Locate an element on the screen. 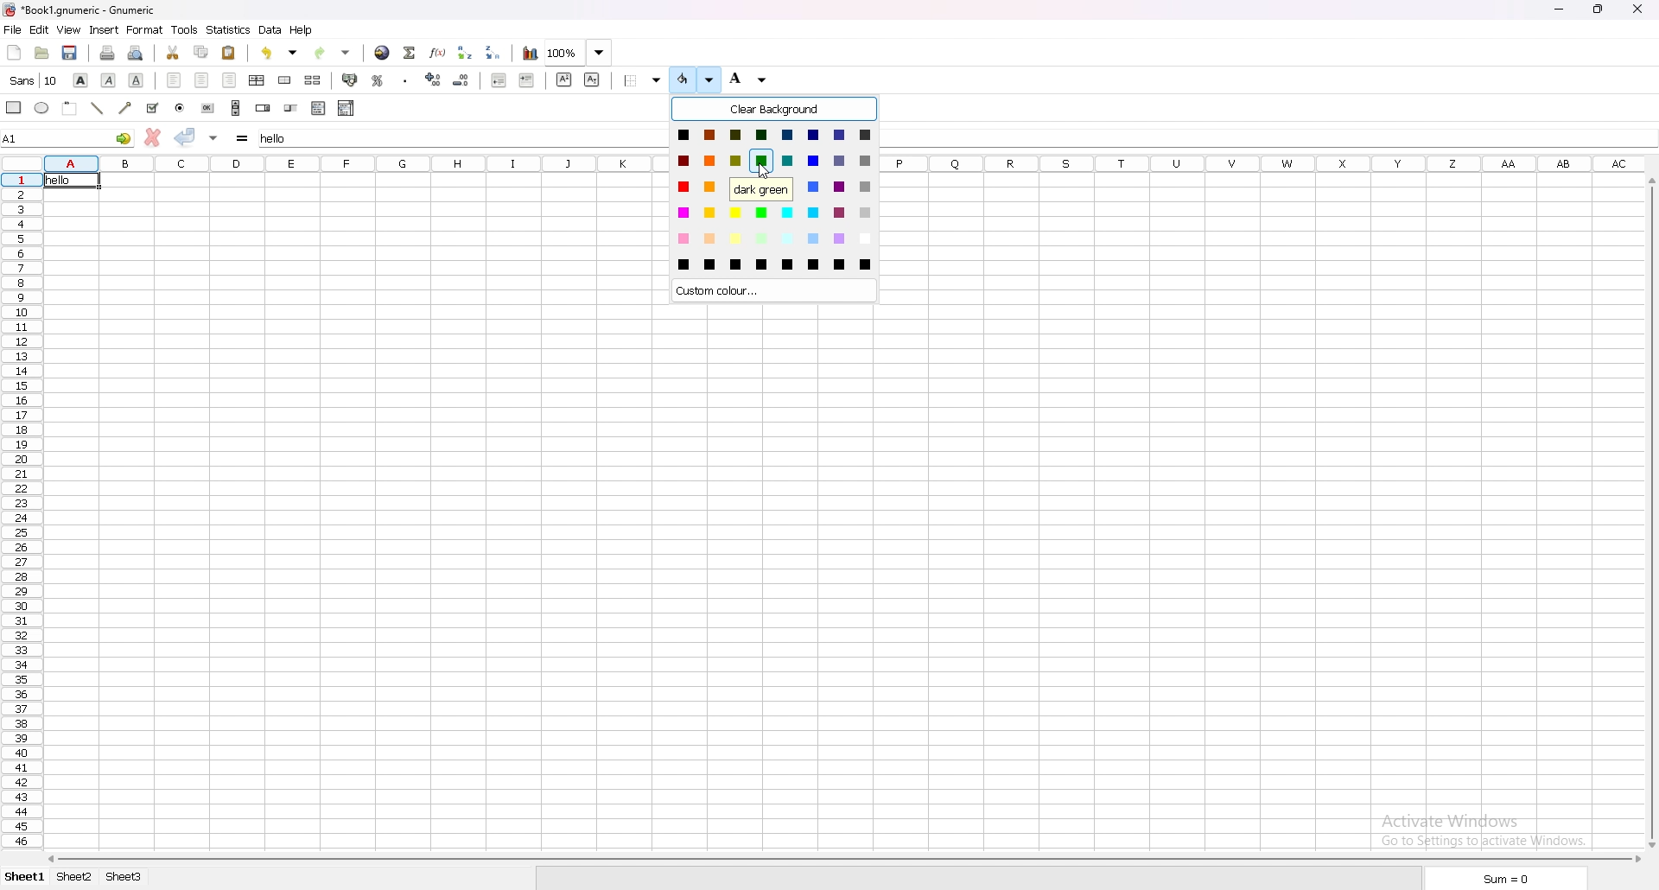 The width and height of the screenshot is (1659, 890). list is located at coordinates (319, 108).